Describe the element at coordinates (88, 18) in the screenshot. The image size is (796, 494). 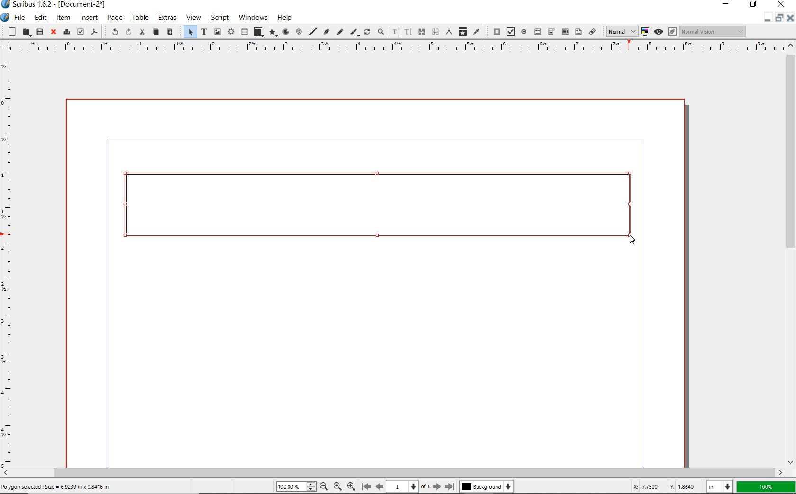
I see `insert` at that location.